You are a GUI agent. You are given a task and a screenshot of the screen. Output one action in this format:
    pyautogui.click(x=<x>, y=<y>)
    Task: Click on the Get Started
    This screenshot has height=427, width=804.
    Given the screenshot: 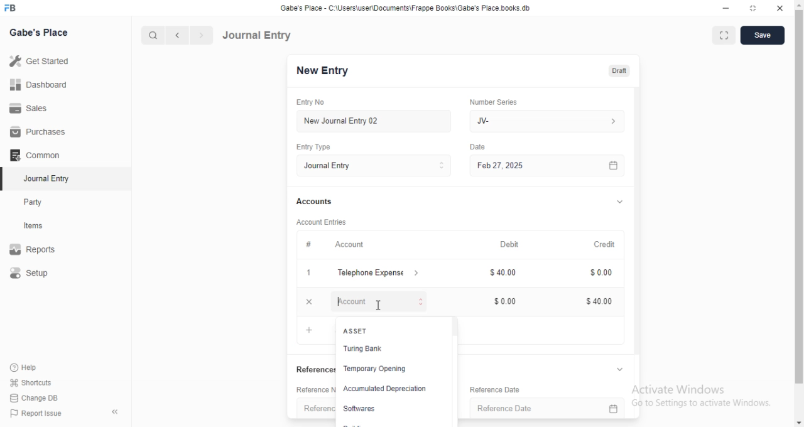 What is the action you would take?
    pyautogui.click(x=41, y=61)
    